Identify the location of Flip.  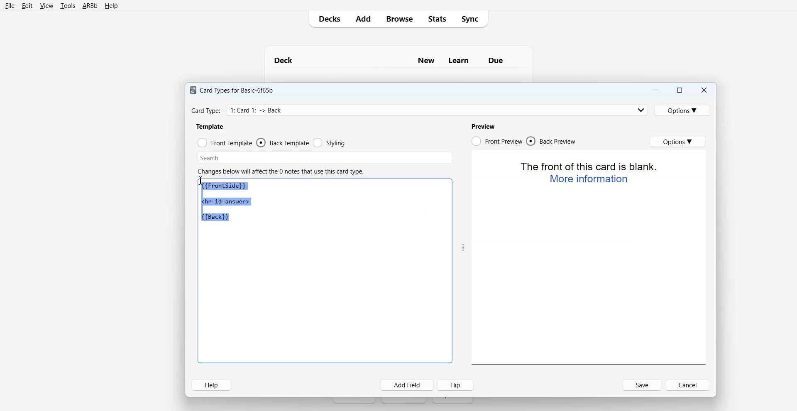
(456, 385).